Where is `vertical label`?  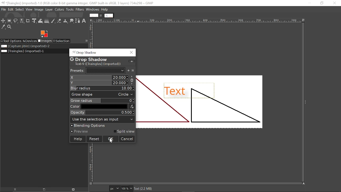
vertical label is located at coordinates (91, 166).